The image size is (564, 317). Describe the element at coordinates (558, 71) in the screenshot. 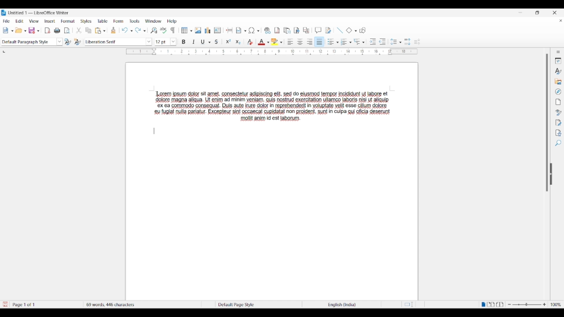

I see `Styles` at that location.